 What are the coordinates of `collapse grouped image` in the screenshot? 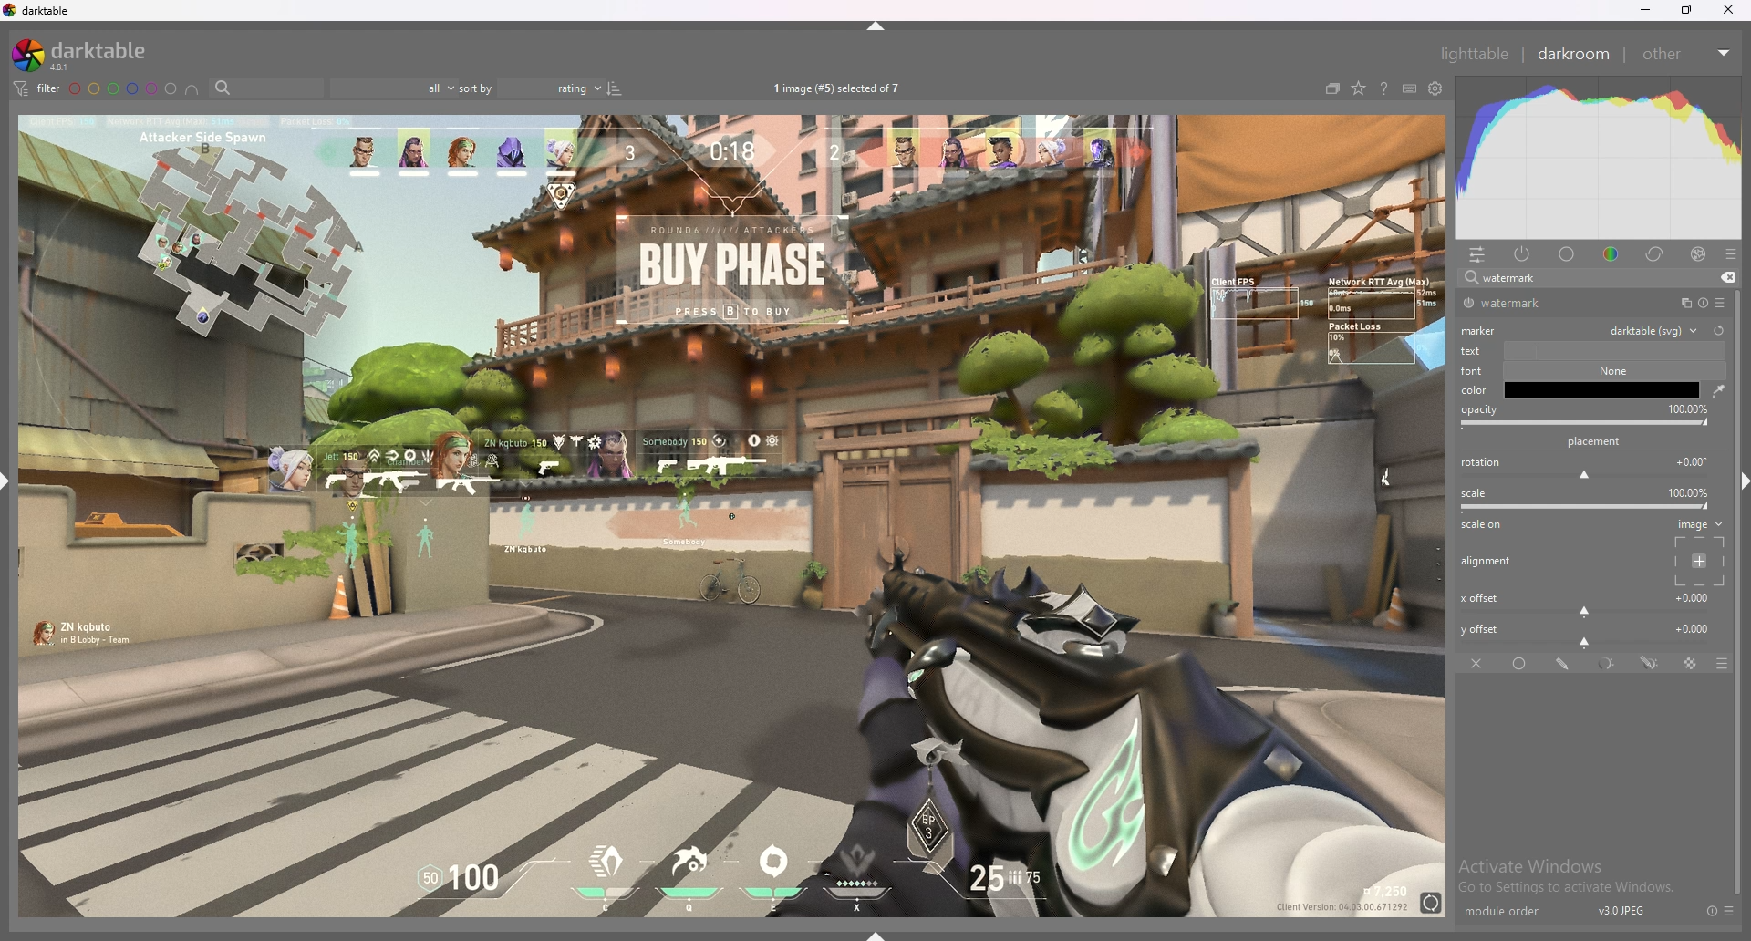 It's located at (1332, 88).